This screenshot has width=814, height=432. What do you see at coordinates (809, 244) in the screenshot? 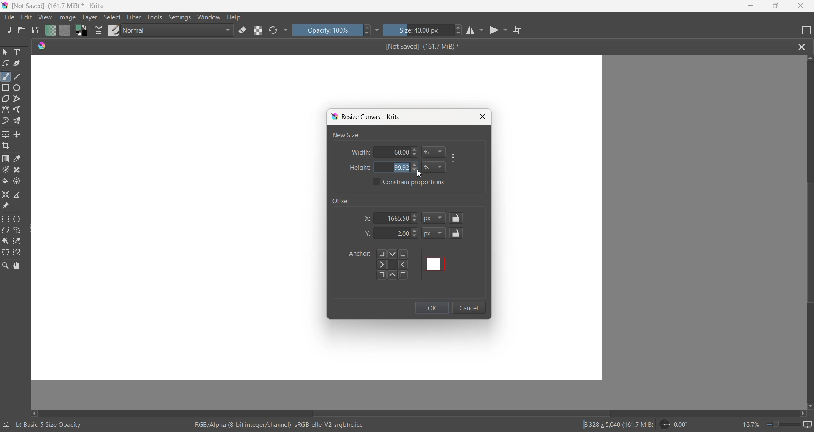
I see `vertical scroll bar` at bounding box center [809, 244].